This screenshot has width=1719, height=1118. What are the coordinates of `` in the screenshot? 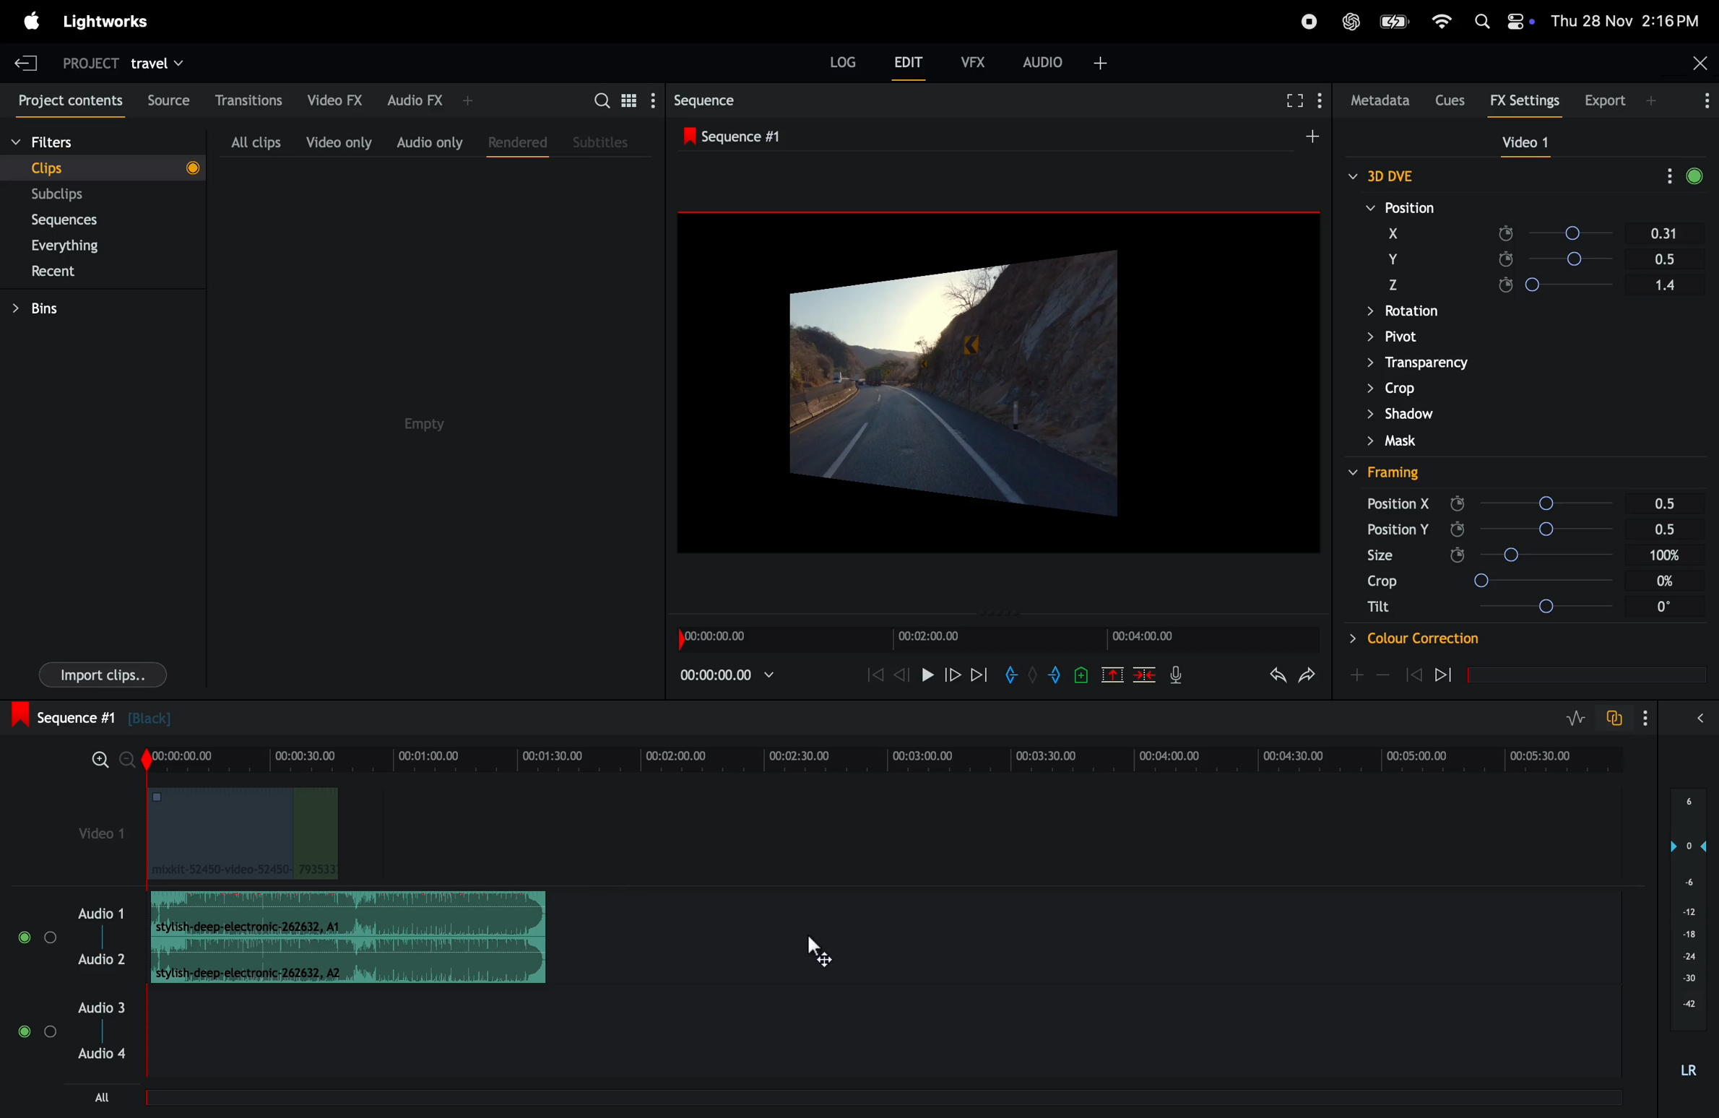 It's located at (1486, 337).